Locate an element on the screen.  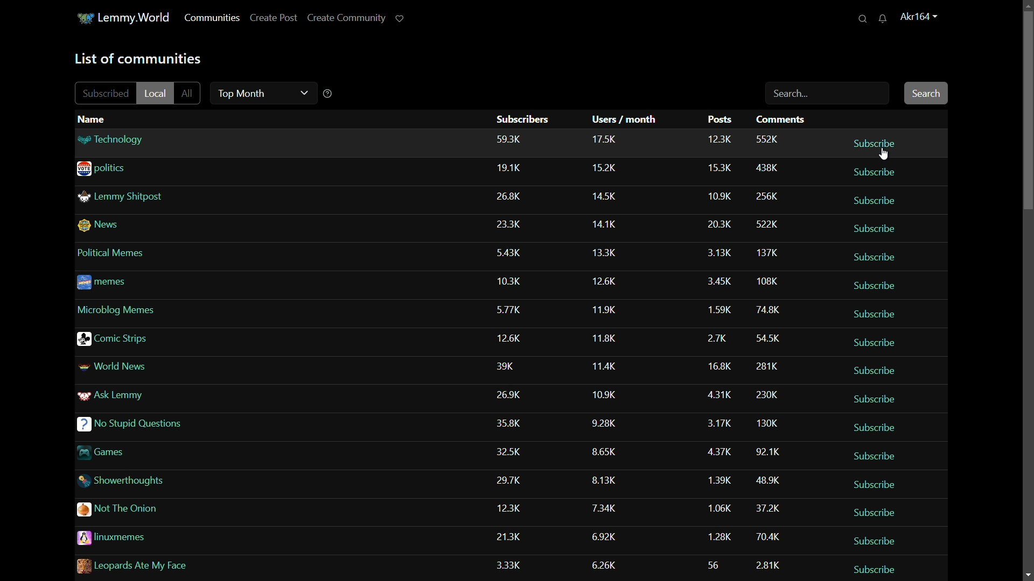
posts is located at coordinates (715, 278).